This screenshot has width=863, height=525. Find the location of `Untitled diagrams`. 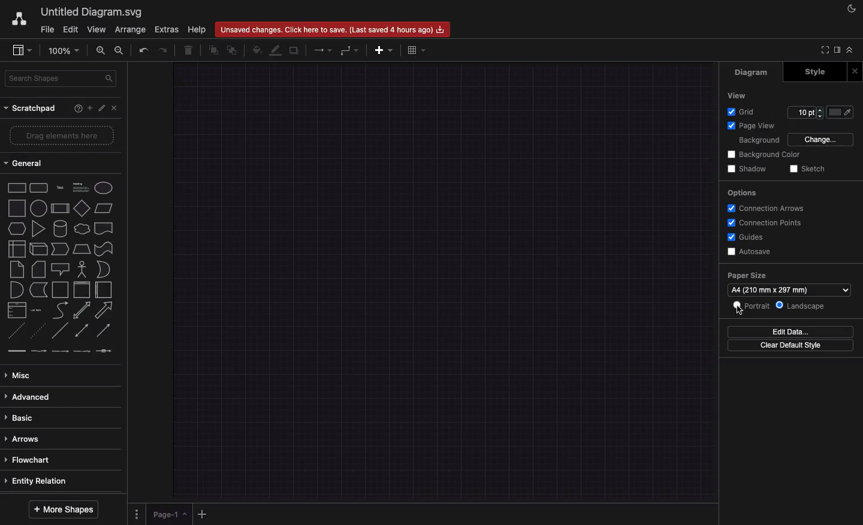

Untitled diagrams is located at coordinates (90, 14).